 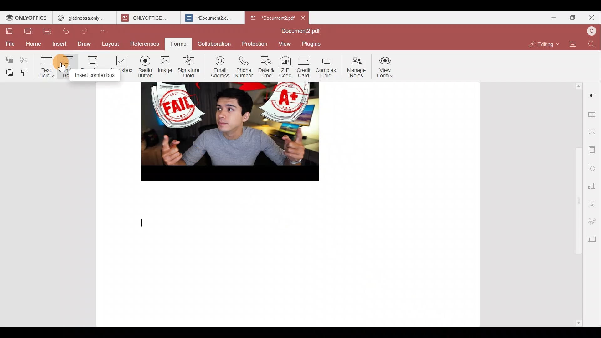 What do you see at coordinates (593, 150) in the screenshot?
I see `Header & footer settings` at bounding box center [593, 150].